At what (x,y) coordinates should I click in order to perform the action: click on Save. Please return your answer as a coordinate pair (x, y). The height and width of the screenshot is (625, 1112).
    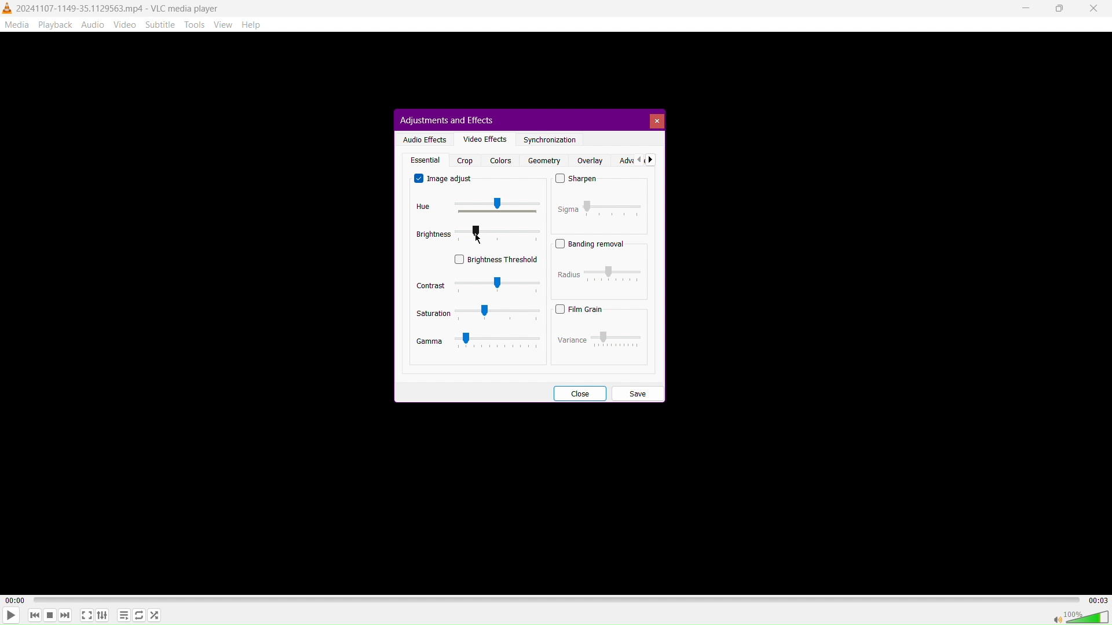
    Looking at the image, I should click on (637, 392).